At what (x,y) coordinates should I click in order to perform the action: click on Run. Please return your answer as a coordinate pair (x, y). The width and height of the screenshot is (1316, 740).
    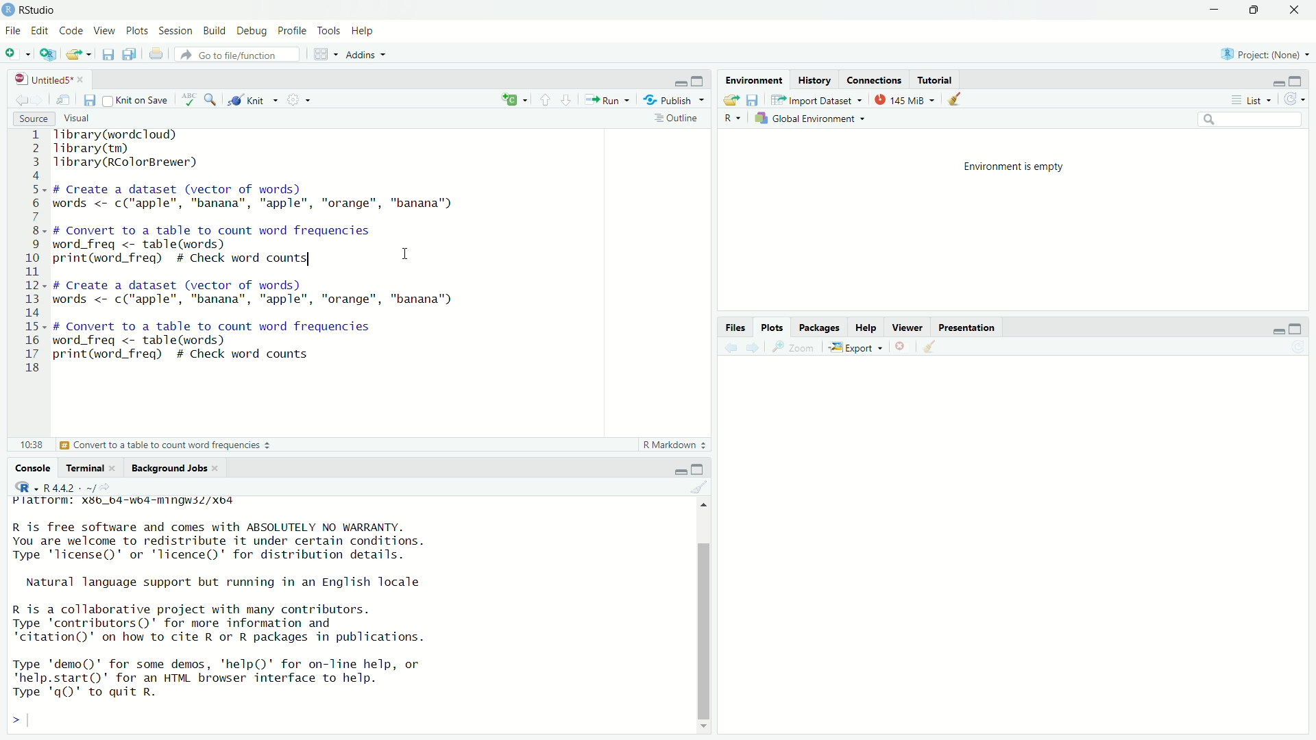
    Looking at the image, I should click on (609, 101).